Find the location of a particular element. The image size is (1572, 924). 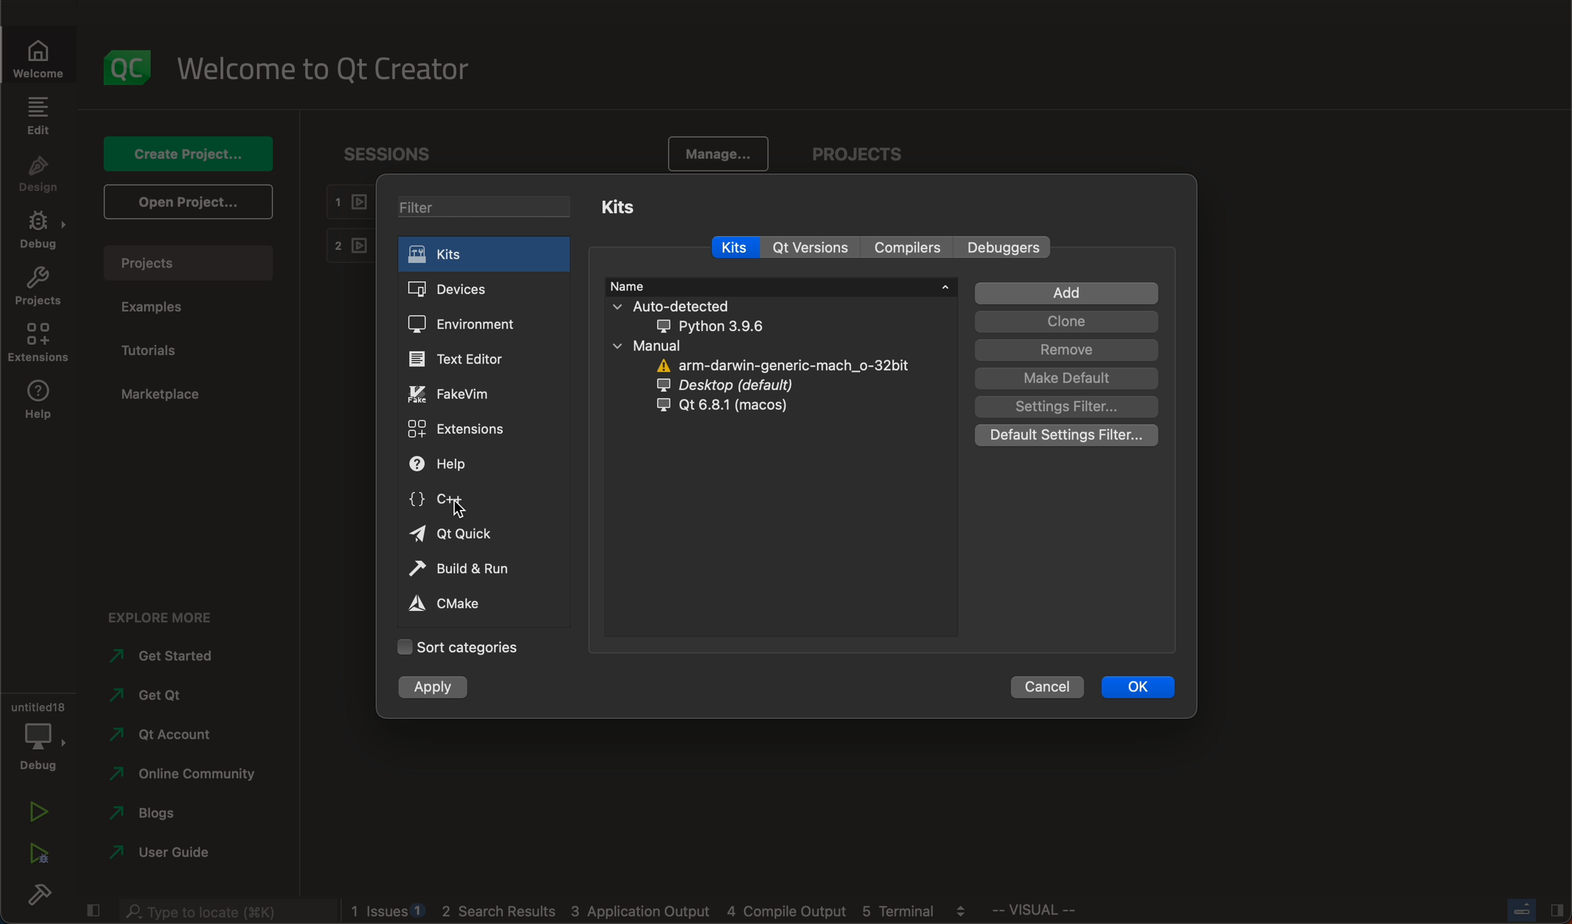

create is located at coordinates (185, 153).